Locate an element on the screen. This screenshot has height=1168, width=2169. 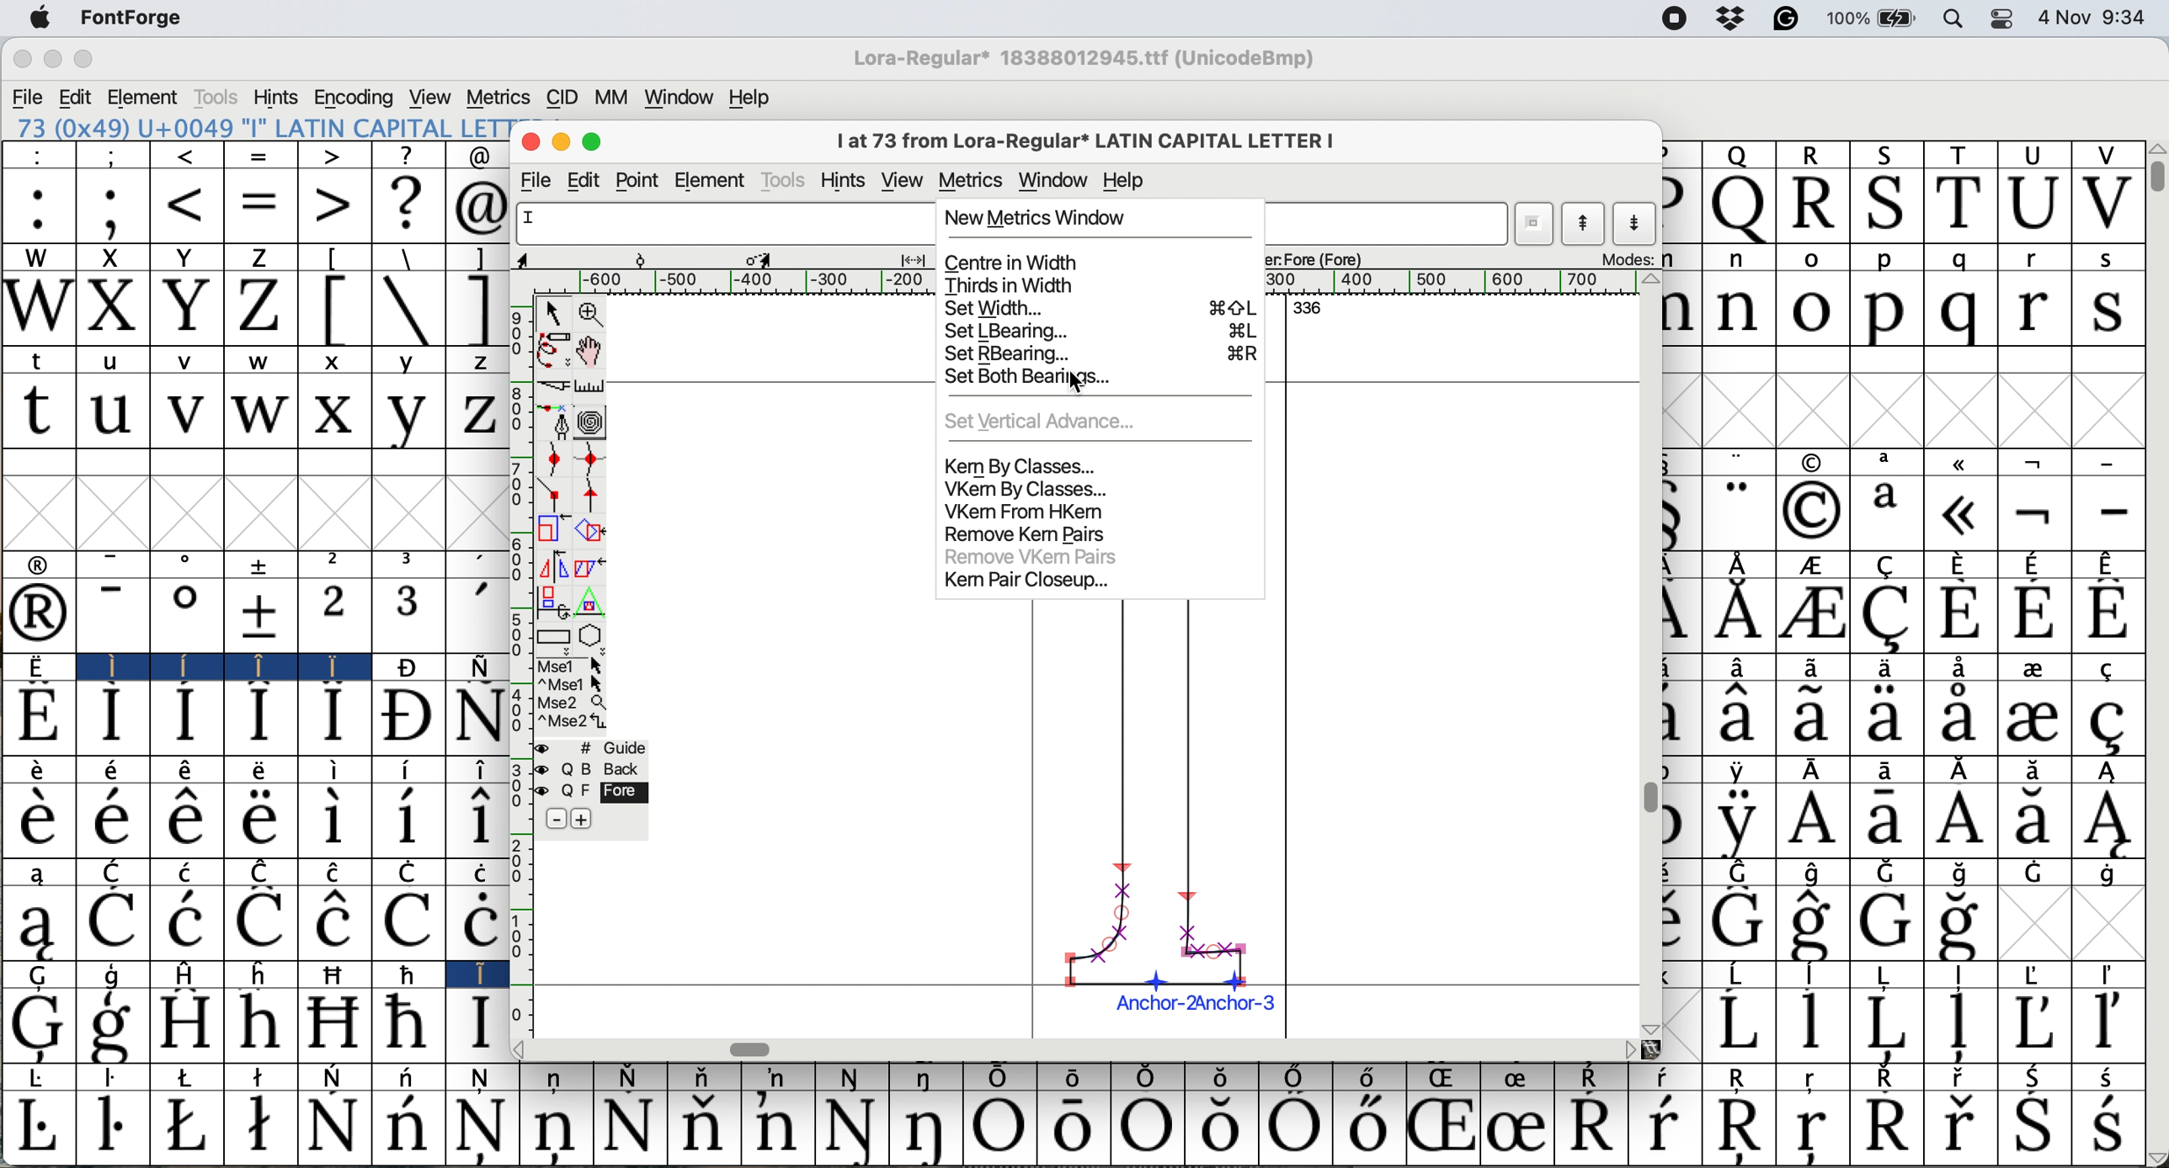
w is located at coordinates (262, 414).